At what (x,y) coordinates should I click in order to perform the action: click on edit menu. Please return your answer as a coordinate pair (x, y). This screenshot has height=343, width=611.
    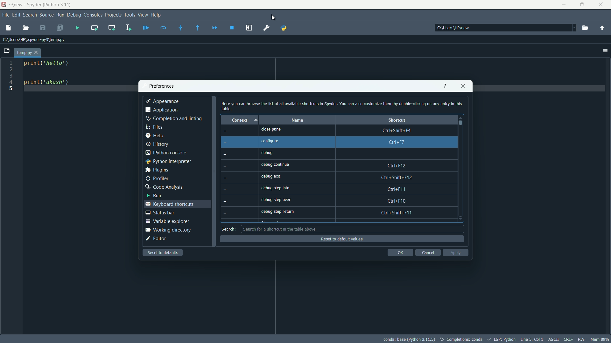
    Looking at the image, I should click on (16, 15).